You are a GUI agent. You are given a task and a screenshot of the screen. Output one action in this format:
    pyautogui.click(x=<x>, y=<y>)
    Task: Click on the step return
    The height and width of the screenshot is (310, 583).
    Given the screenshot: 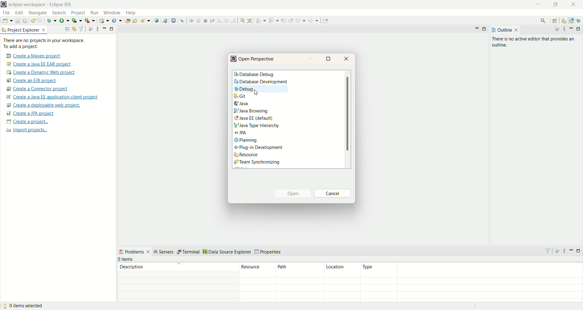 What is the action you would take?
    pyautogui.click(x=234, y=21)
    